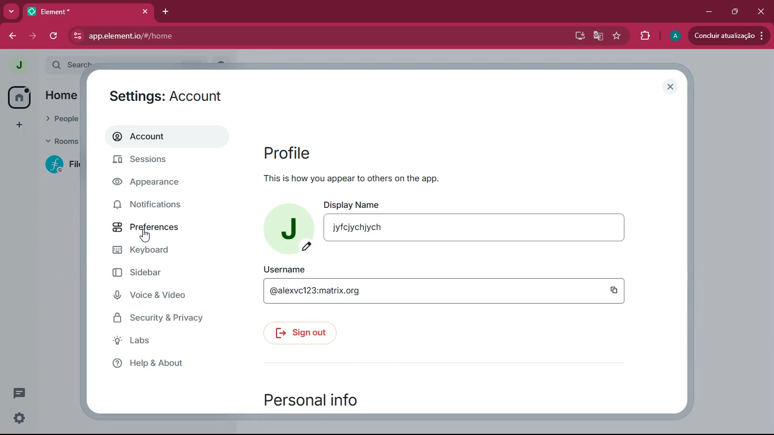 The height and width of the screenshot is (435, 774). I want to click on threads, so click(19, 393).